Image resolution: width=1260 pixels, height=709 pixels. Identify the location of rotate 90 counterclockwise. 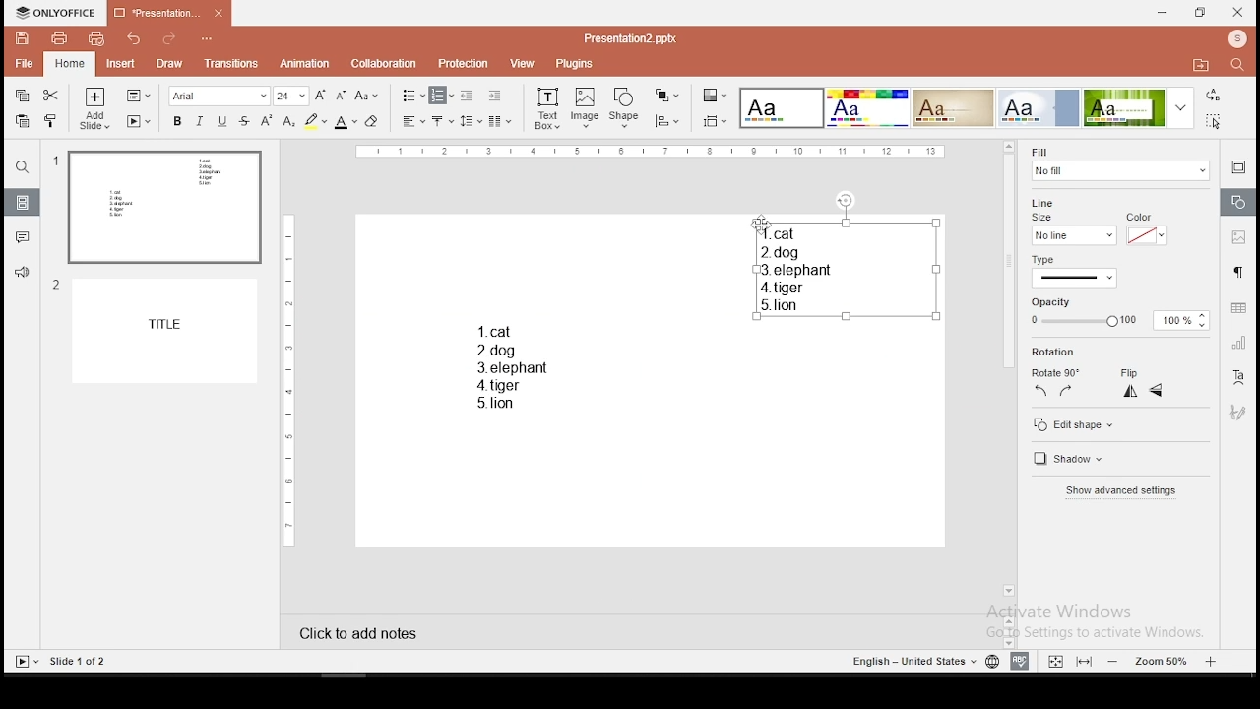
(1042, 392).